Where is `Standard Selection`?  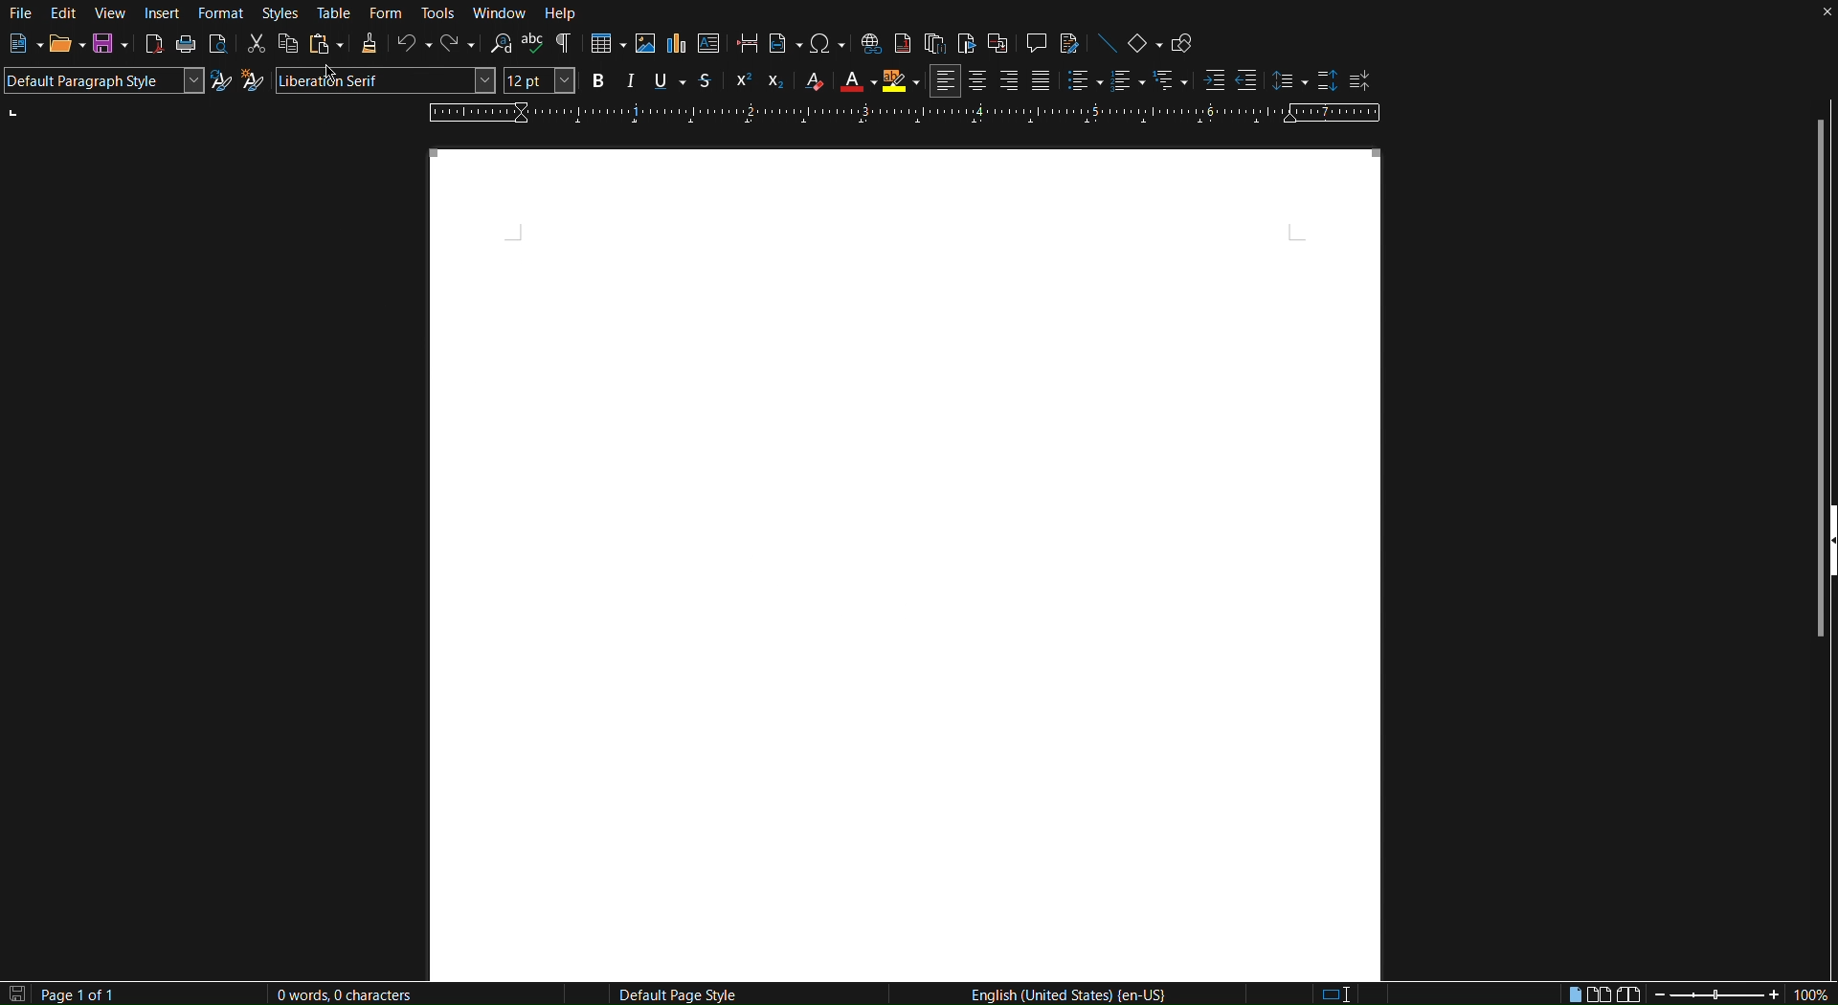
Standard Selection is located at coordinates (1343, 994).